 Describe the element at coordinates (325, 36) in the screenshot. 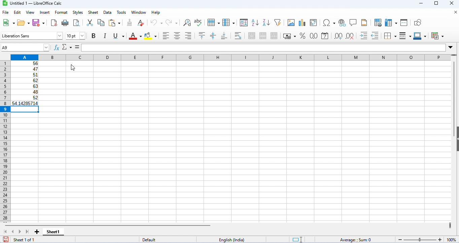

I see `format as date` at that location.